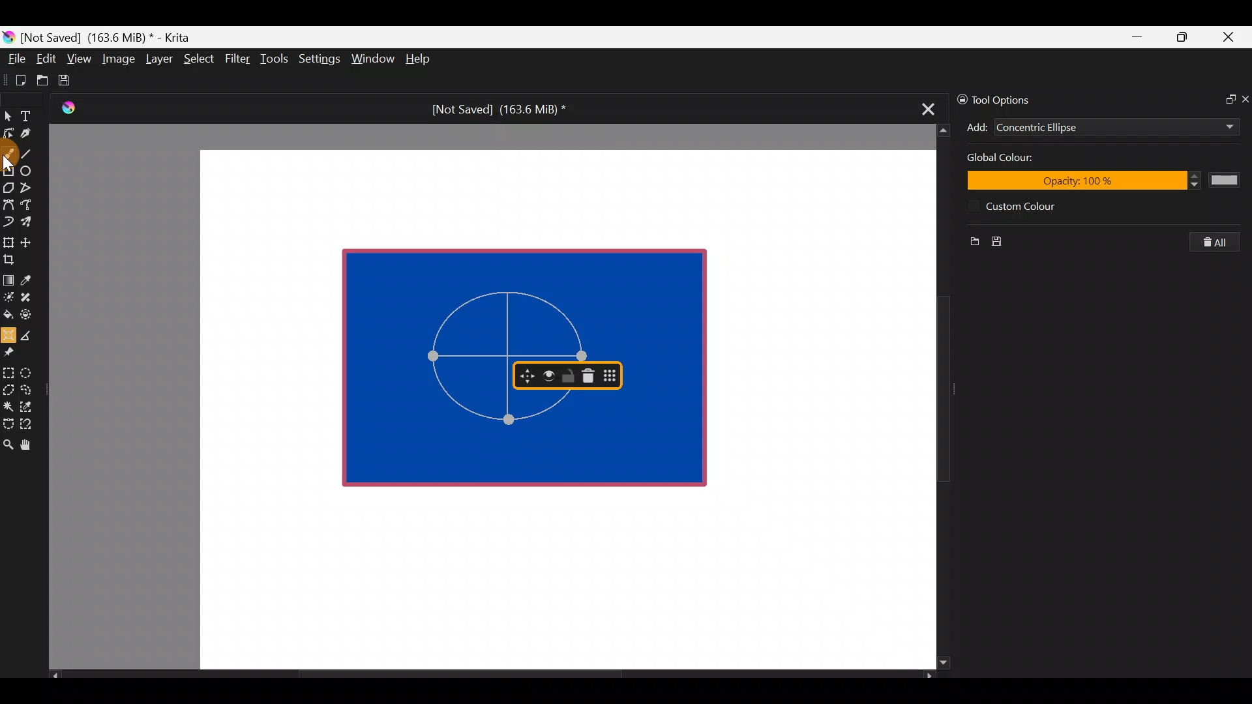 The image size is (1252, 704). Describe the element at coordinates (545, 373) in the screenshot. I see `Bold` at that location.